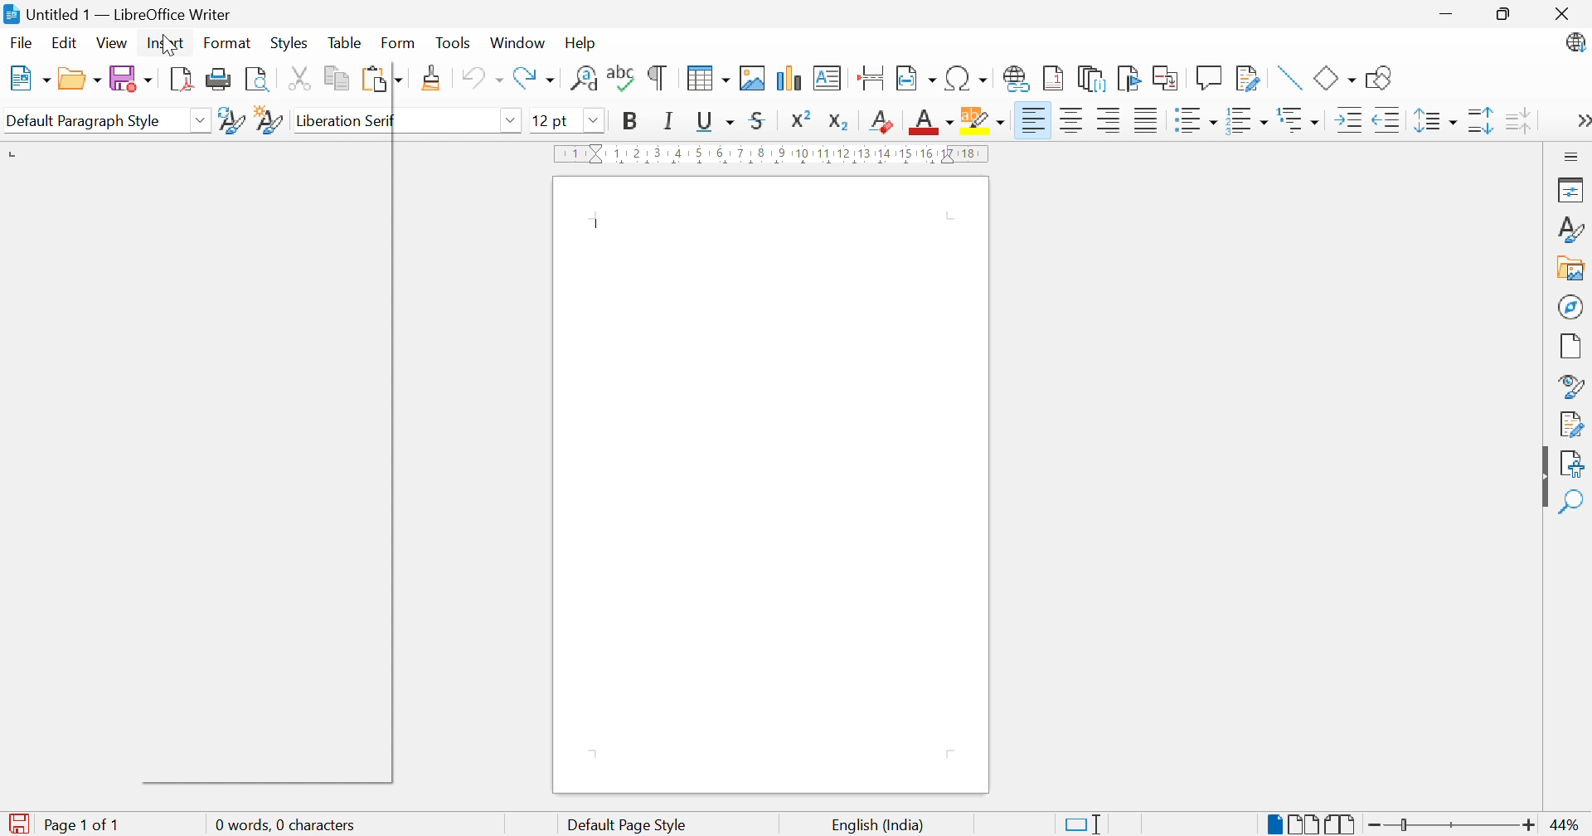  Describe the element at coordinates (337, 77) in the screenshot. I see `Copy` at that location.